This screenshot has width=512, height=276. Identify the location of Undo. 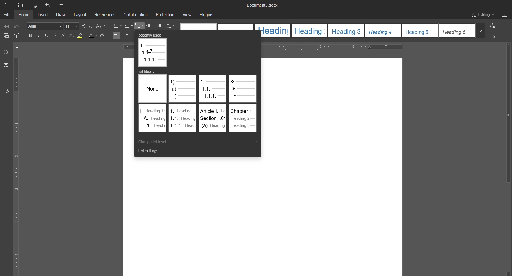
(48, 5).